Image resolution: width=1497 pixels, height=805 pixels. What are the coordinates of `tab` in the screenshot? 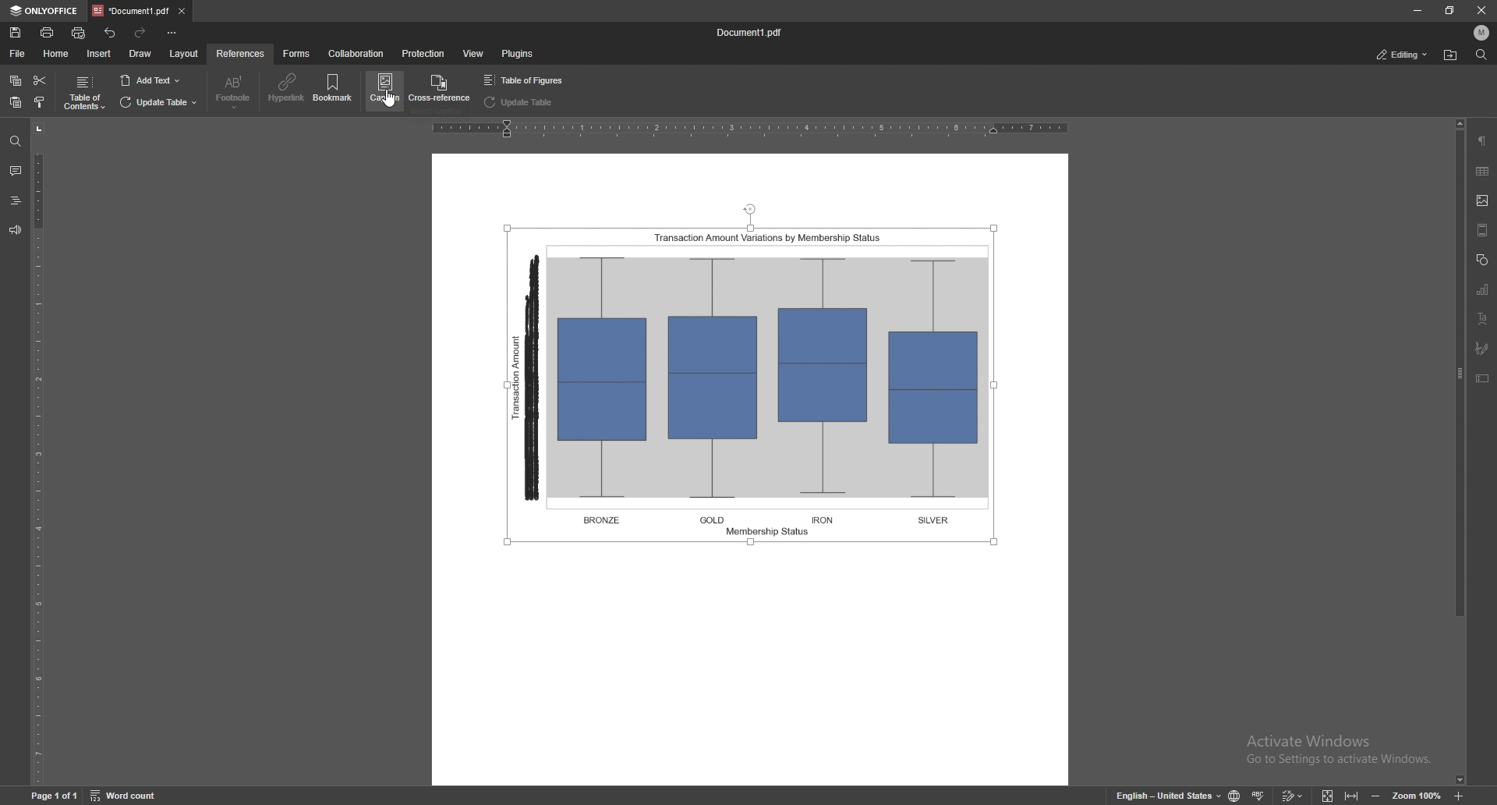 It's located at (131, 11).